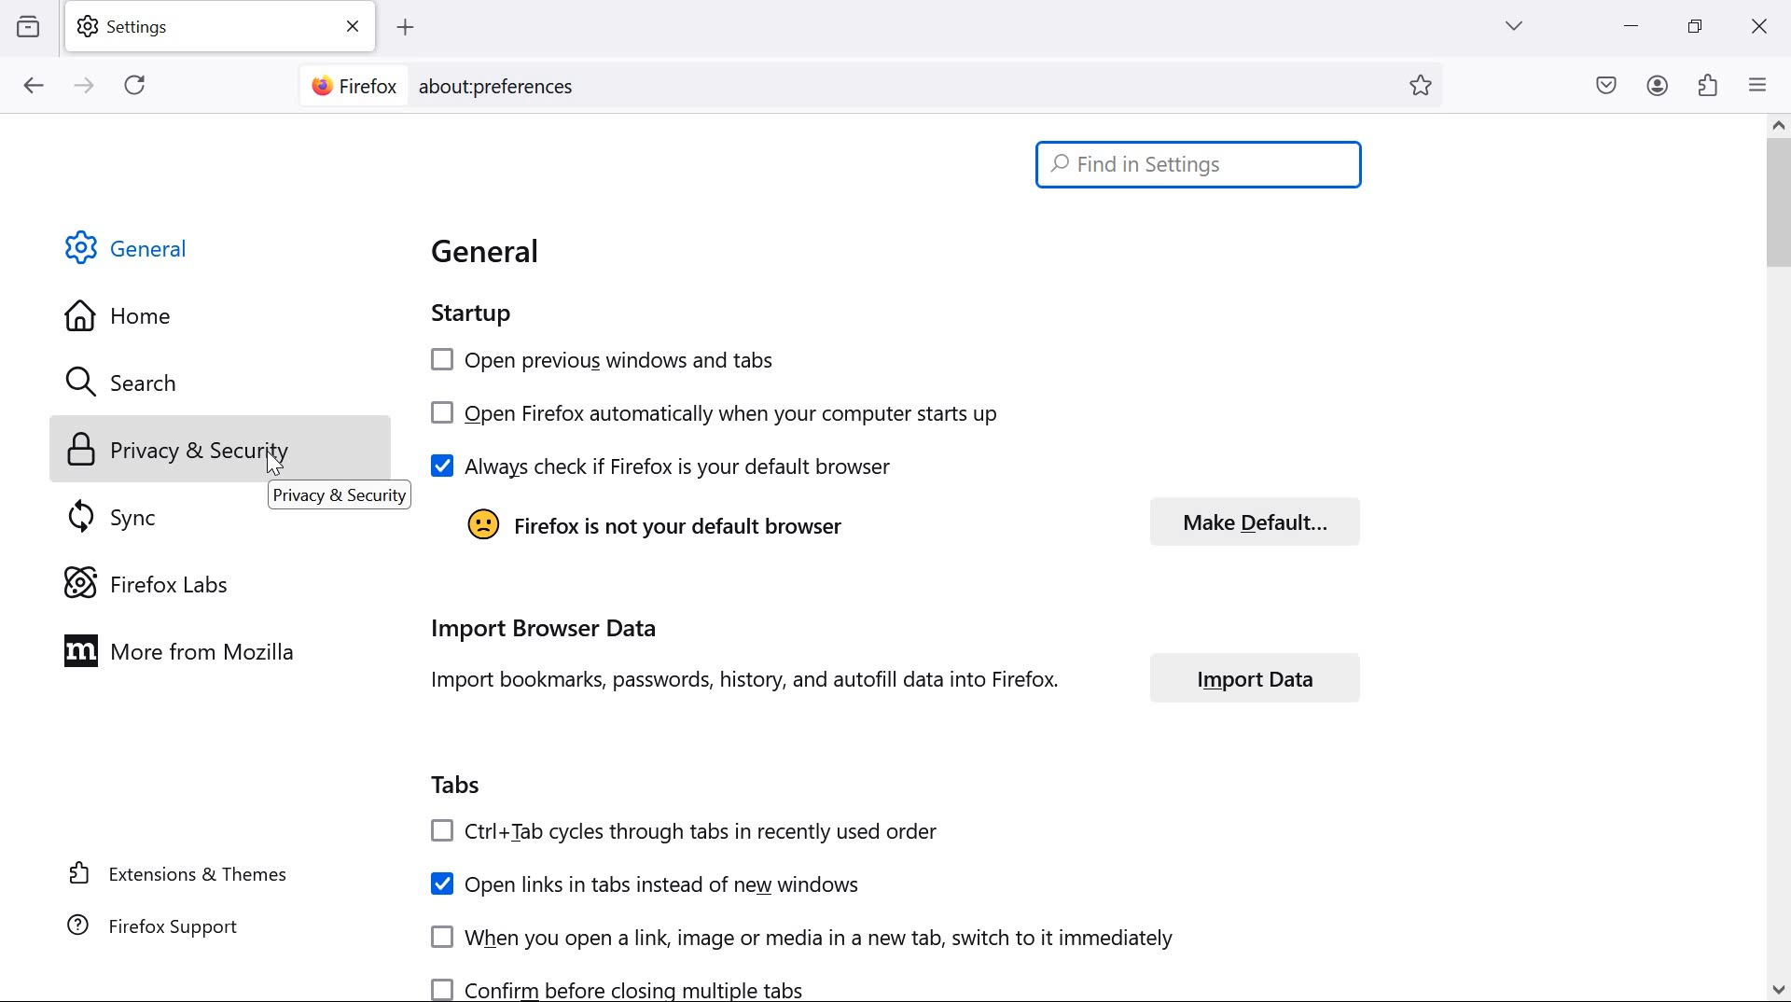  I want to click on import data, so click(1258, 677).